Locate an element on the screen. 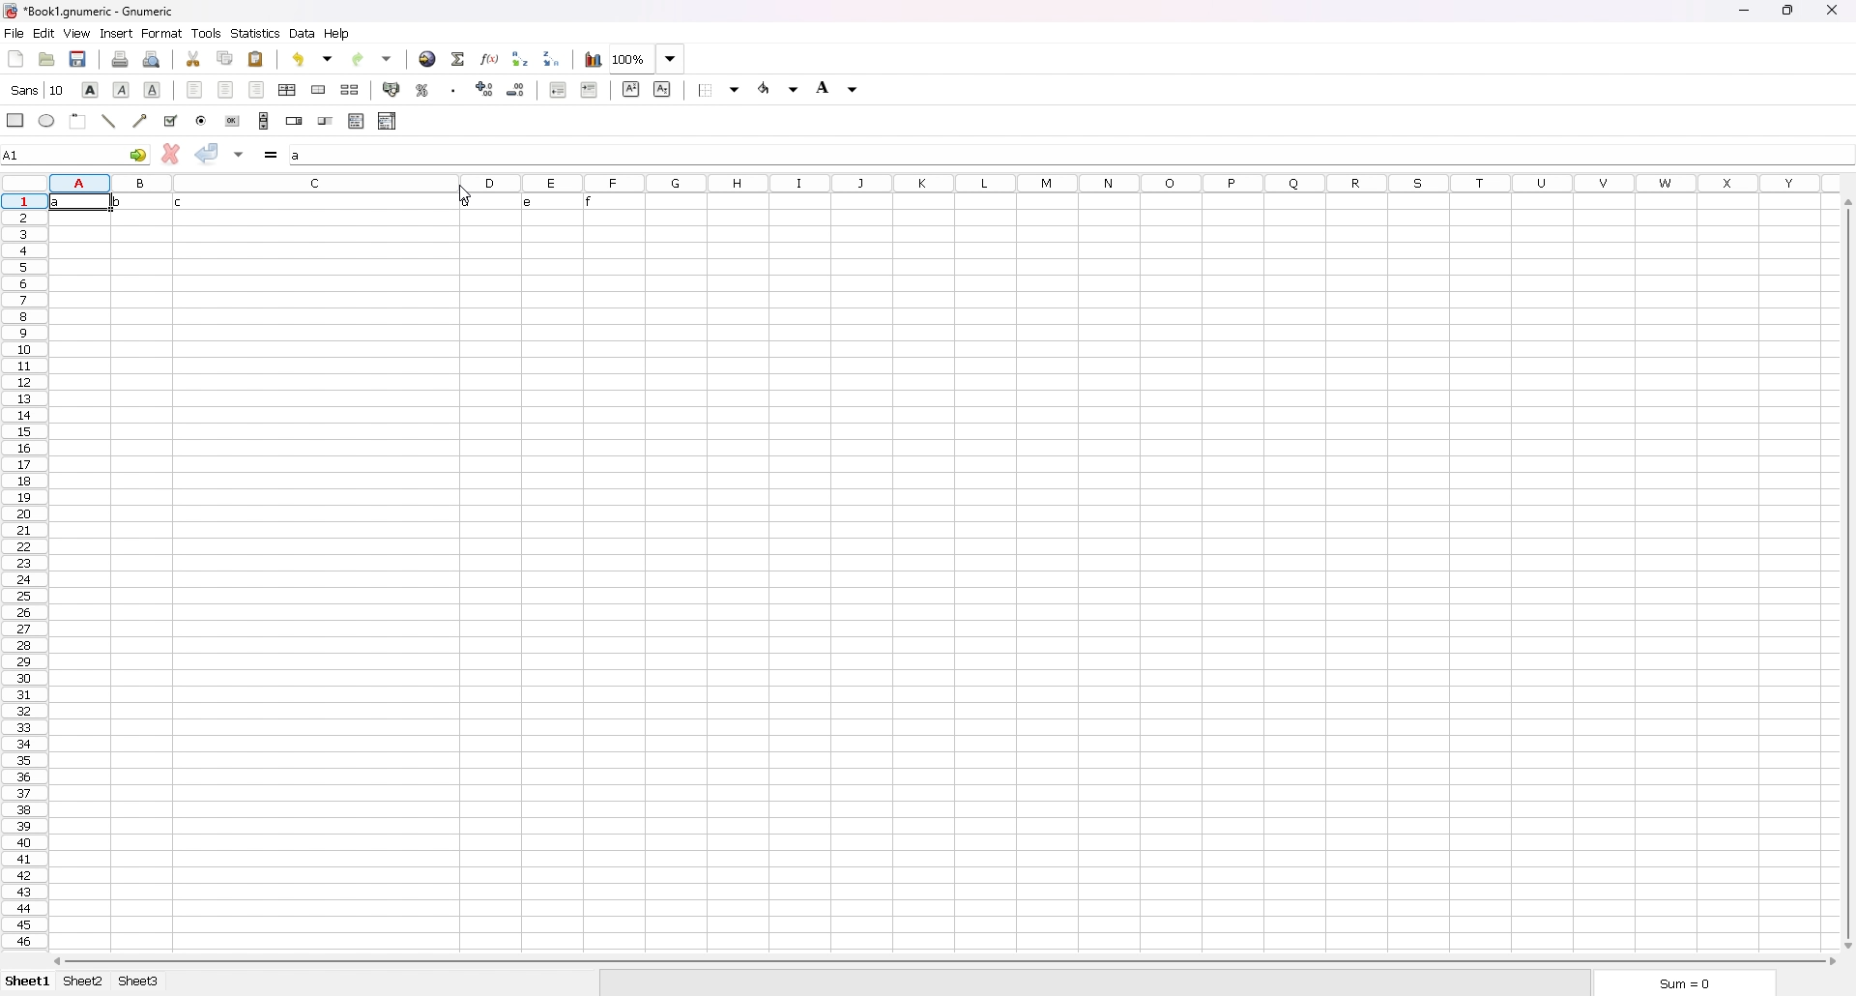 This screenshot has width=1856, height=996. scroll bar is located at coordinates (264, 121).